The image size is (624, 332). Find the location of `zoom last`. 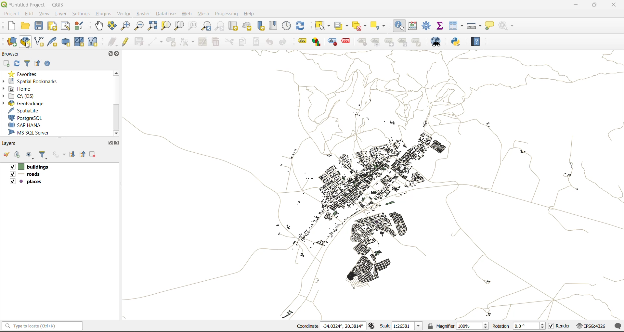

zoom last is located at coordinates (207, 26).